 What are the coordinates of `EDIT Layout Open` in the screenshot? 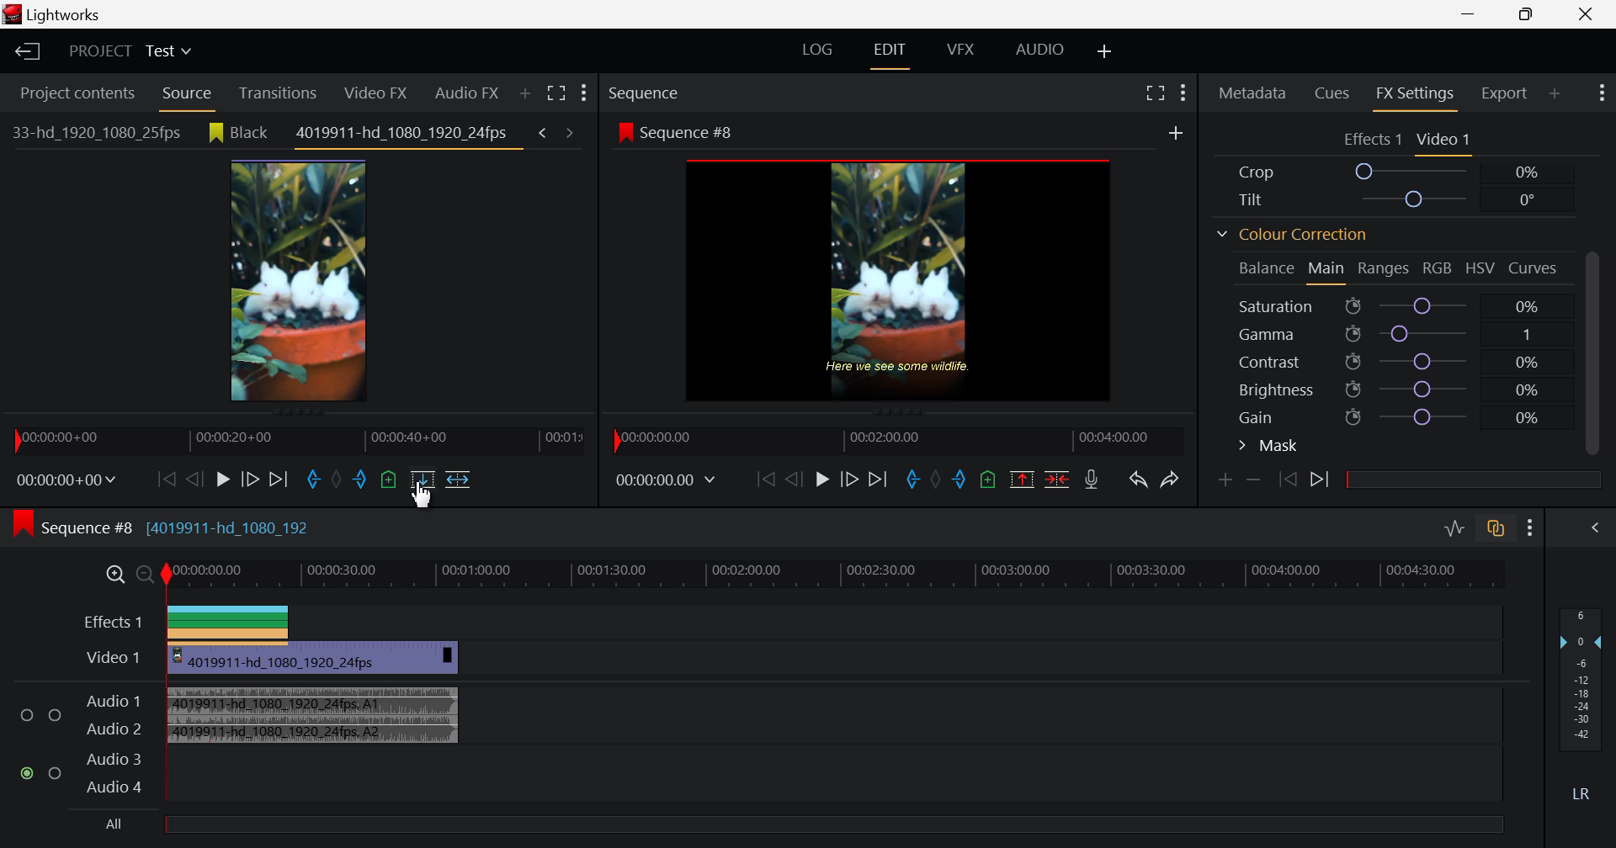 It's located at (890, 53).